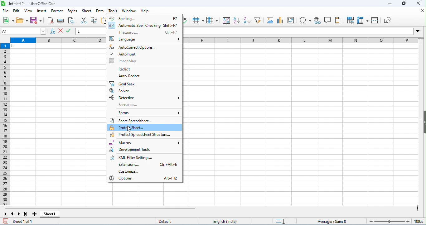 The width and height of the screenshot is (426, 225). I want to click on close, so click(423, 11).